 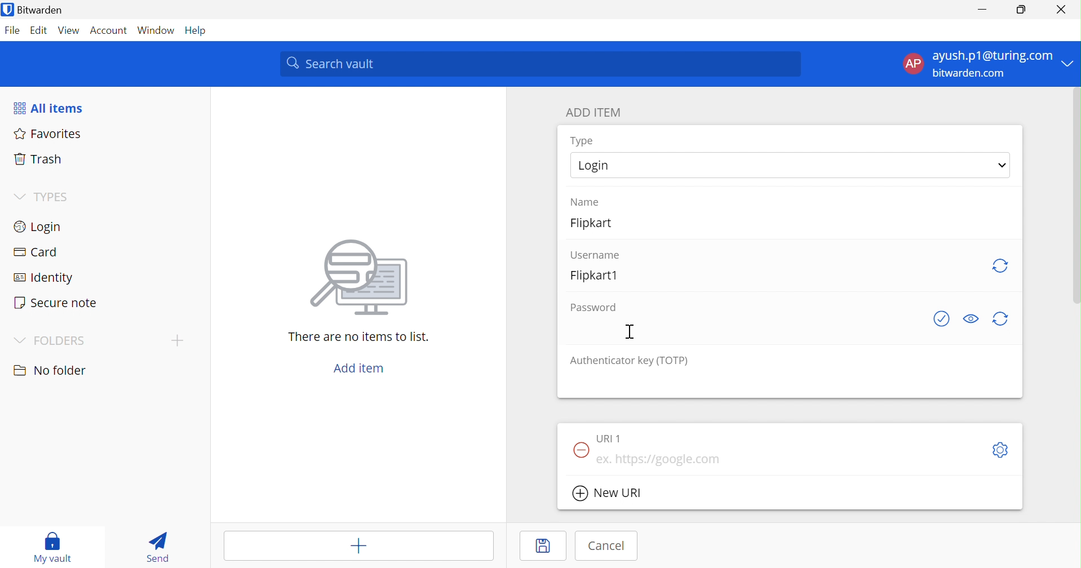 I want to click on Drop Down, so click(x=20, y=341).